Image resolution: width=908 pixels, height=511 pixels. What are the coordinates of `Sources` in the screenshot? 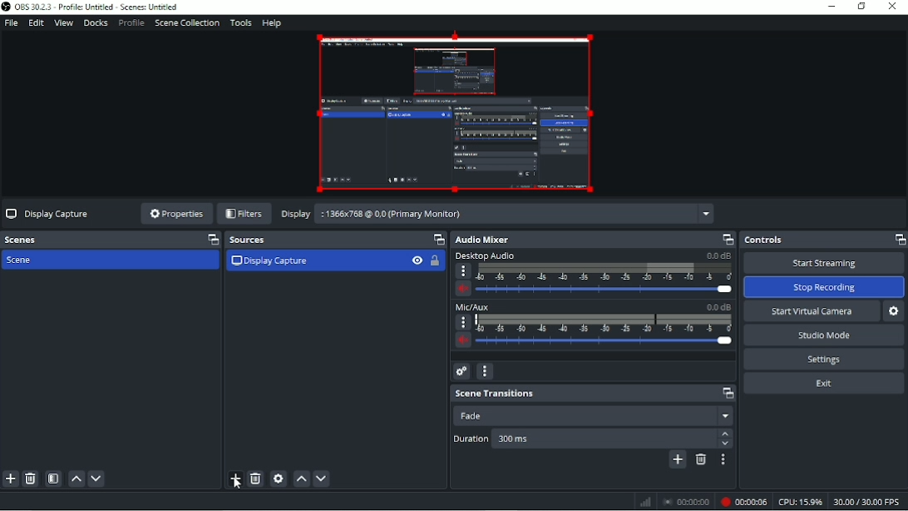 It's located at (335, 240).